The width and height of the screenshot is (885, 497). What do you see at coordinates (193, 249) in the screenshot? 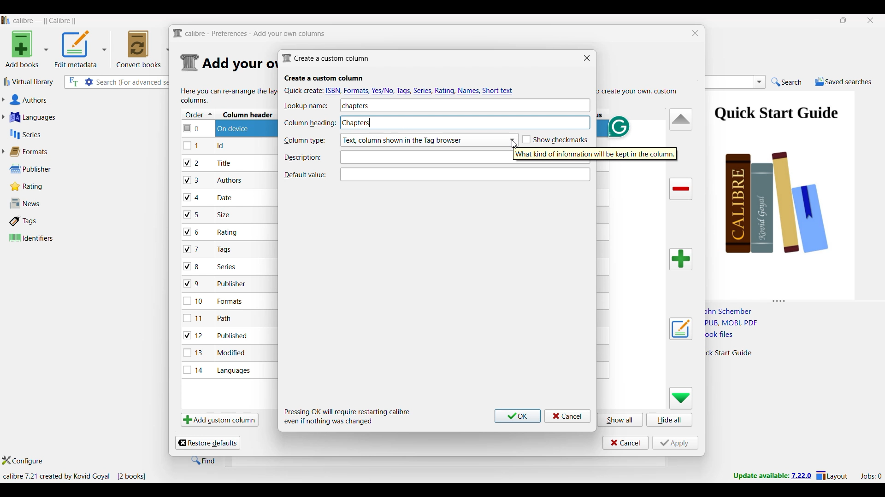
I see `checkbox - 7` at bounding box center [193, 249].